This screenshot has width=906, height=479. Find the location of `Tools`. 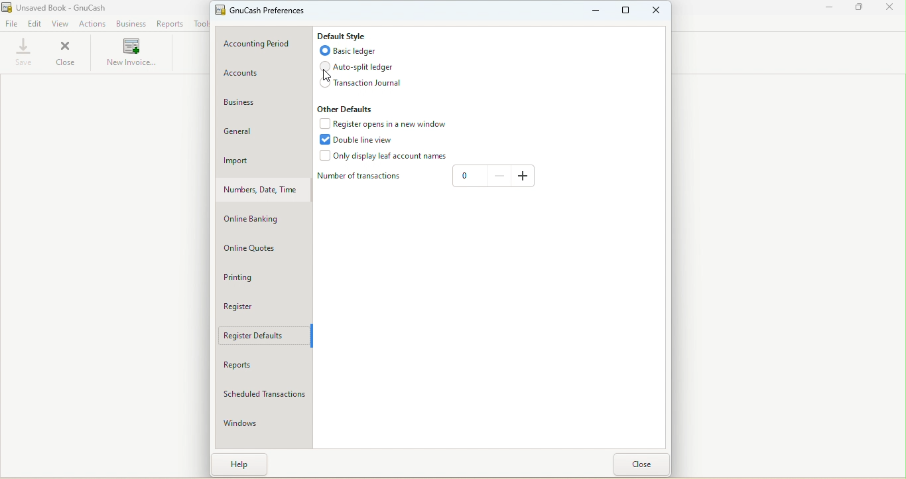

Tools is located at coordinates (200, 24).